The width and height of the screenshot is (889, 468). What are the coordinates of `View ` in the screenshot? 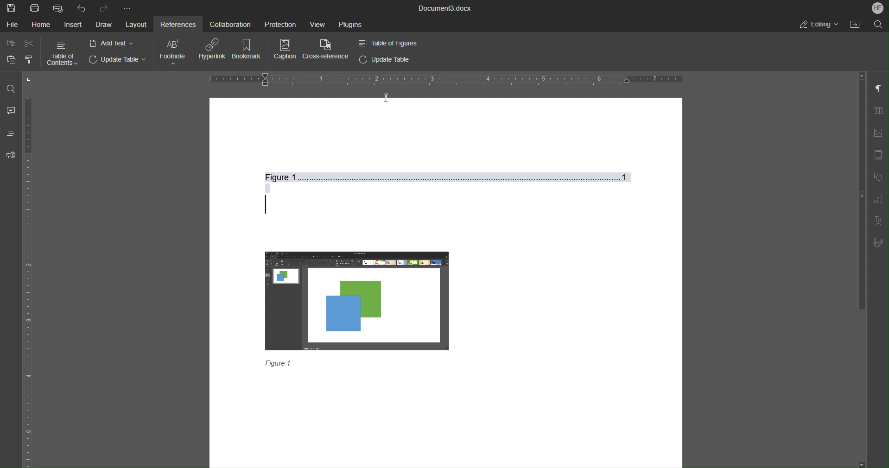 It's located at (314, 23).